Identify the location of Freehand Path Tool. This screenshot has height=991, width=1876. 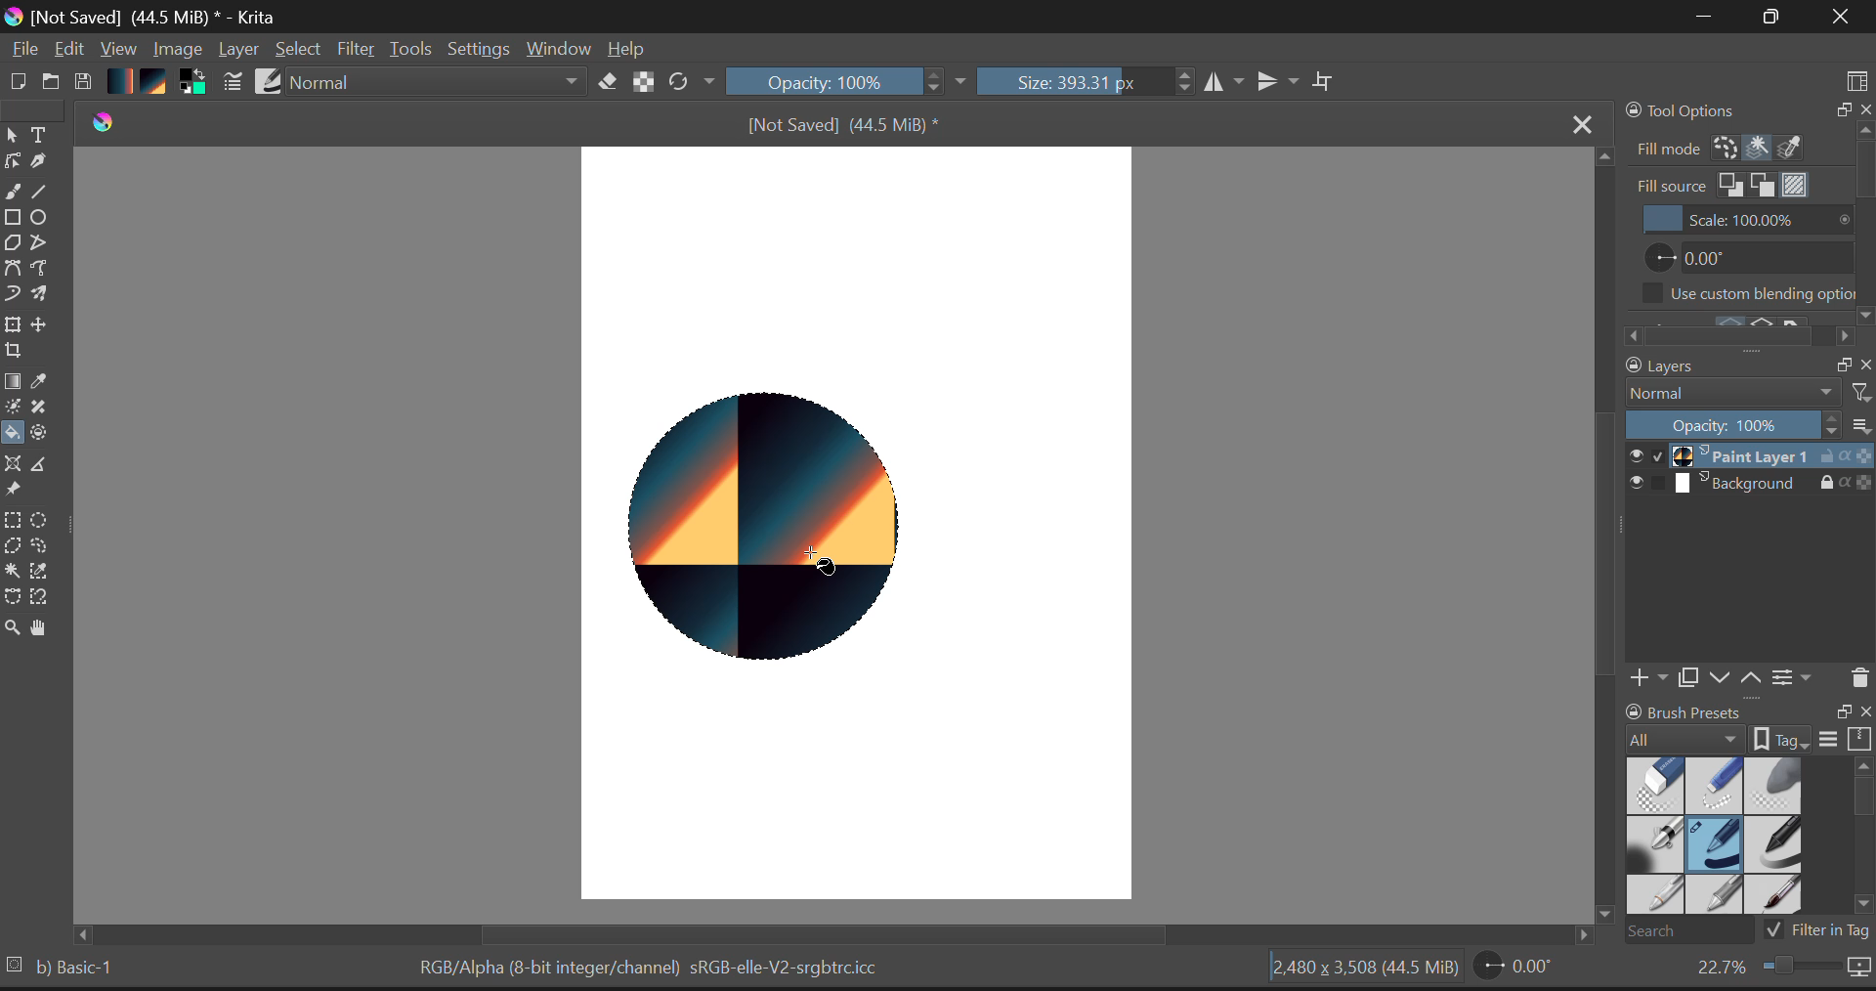
(45, 269).